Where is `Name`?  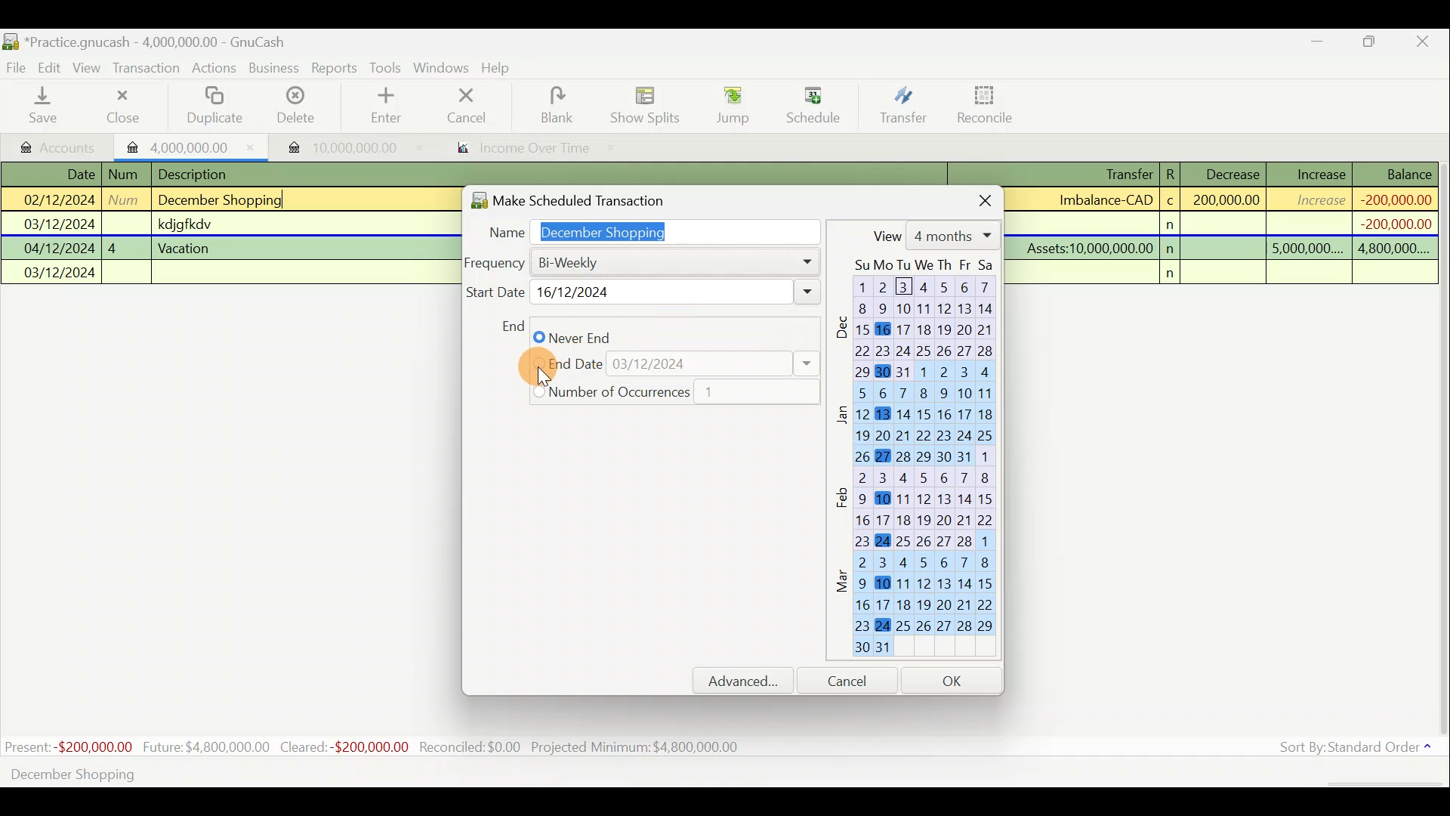 Name is located at coordinates (646, 229).